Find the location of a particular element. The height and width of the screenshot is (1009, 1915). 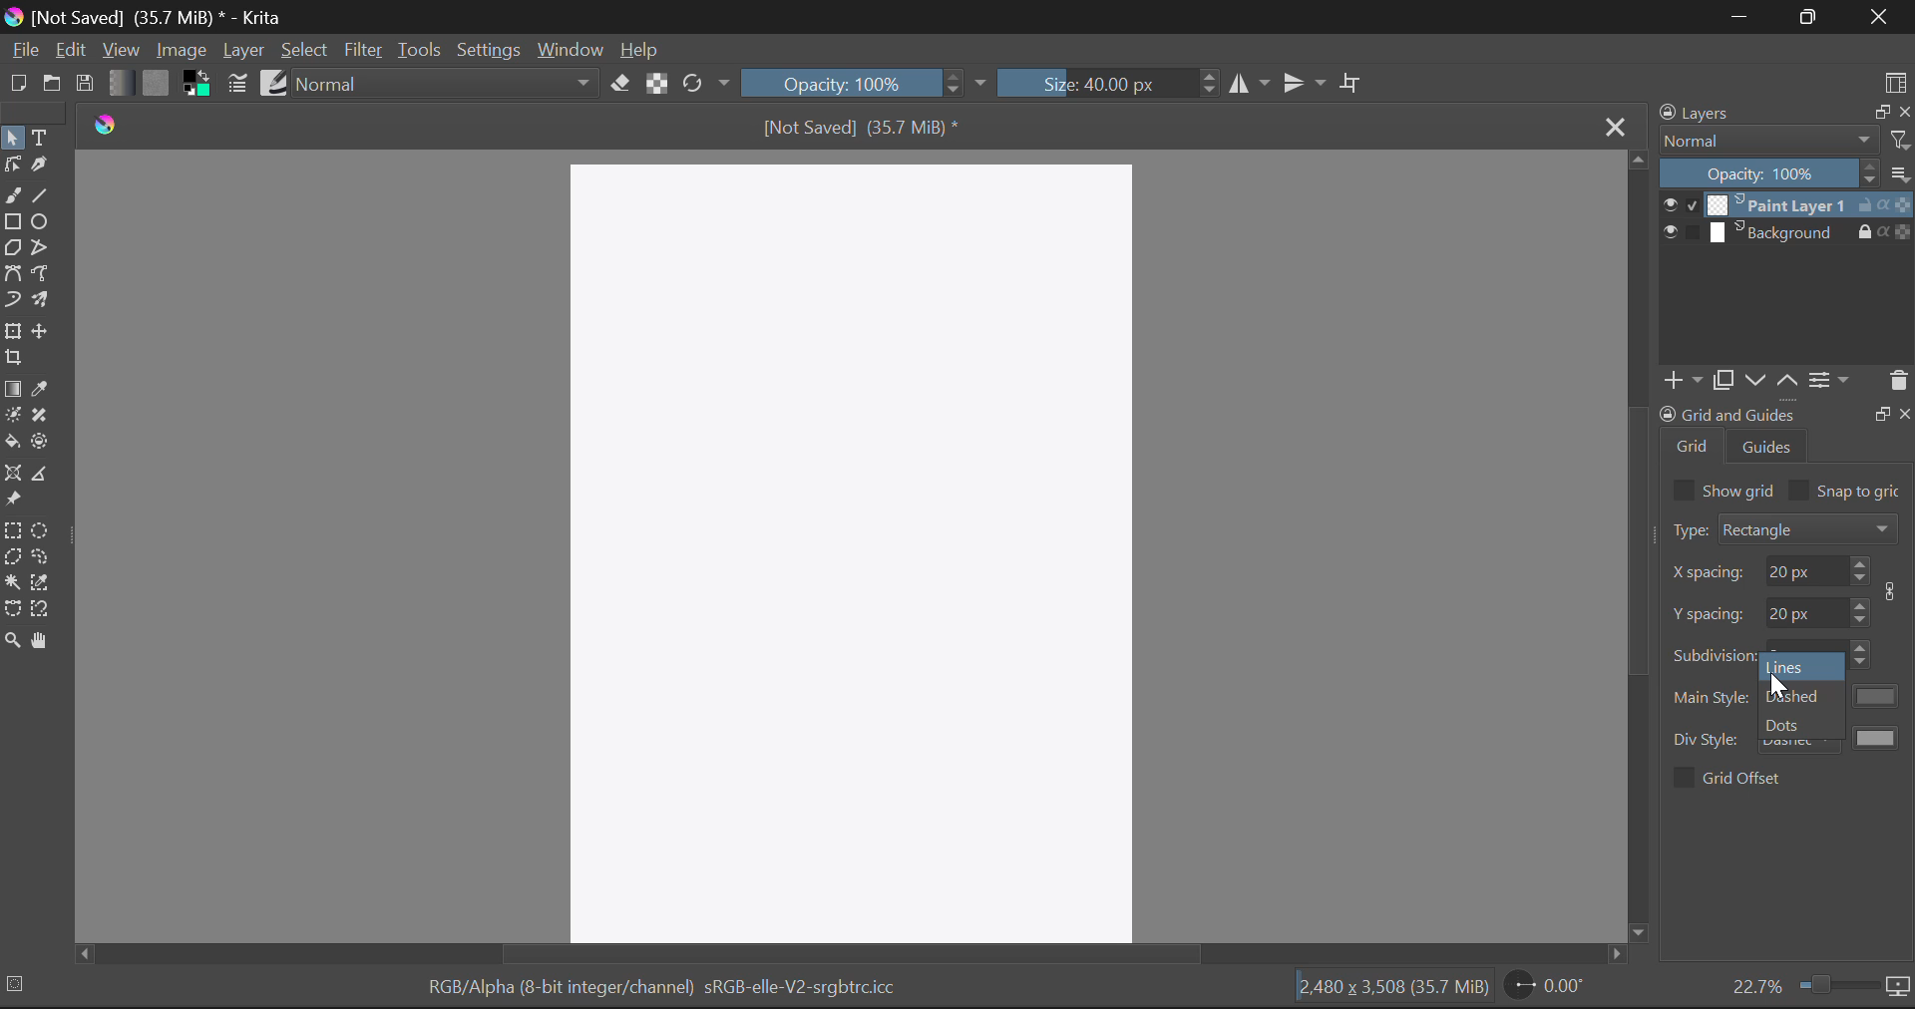

grid and guide is located at coordinates (1726, 414).